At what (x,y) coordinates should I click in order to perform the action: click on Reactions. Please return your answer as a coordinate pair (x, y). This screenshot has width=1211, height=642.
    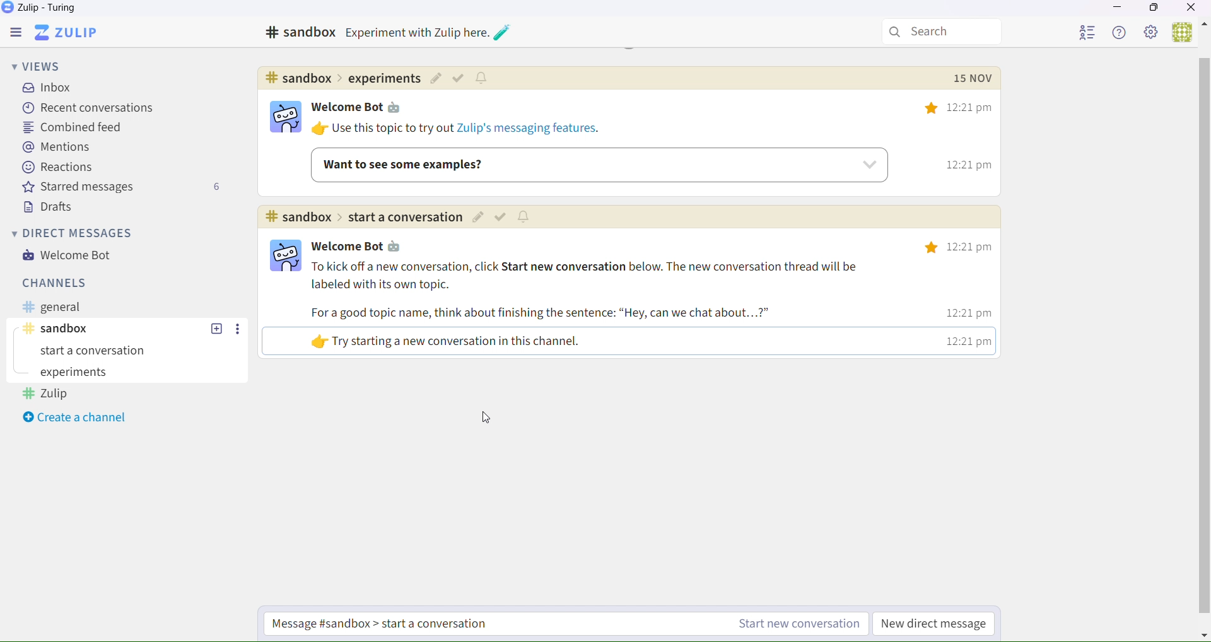
    Looking at the image, I should click on (59, 169).